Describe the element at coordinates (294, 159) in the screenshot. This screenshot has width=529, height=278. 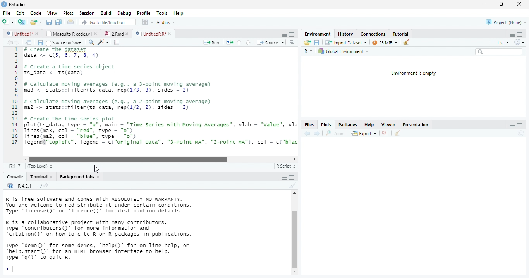
I see `scrollbar right` at that location.